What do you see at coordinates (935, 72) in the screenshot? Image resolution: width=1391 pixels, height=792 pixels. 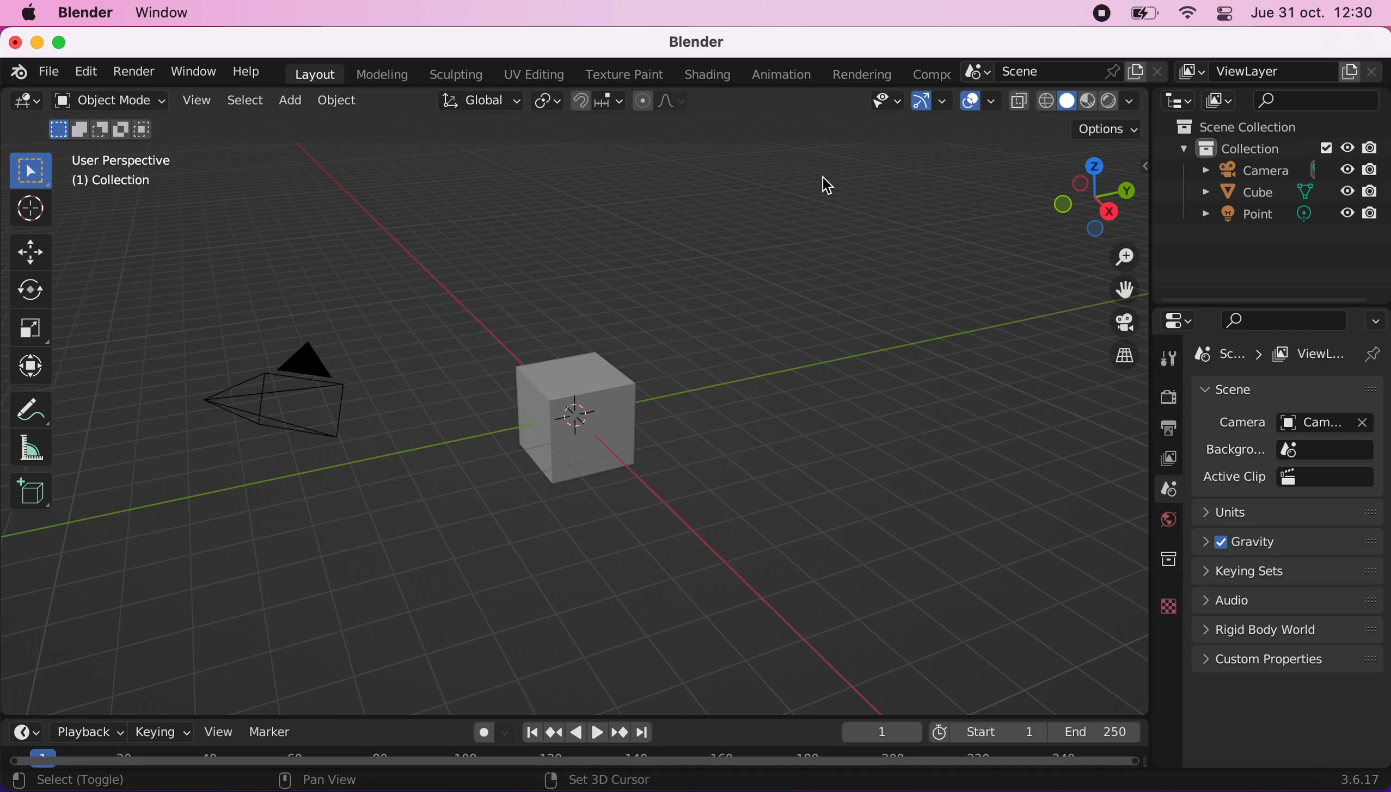 I see `active workspace` at bounding box center [935, 72].